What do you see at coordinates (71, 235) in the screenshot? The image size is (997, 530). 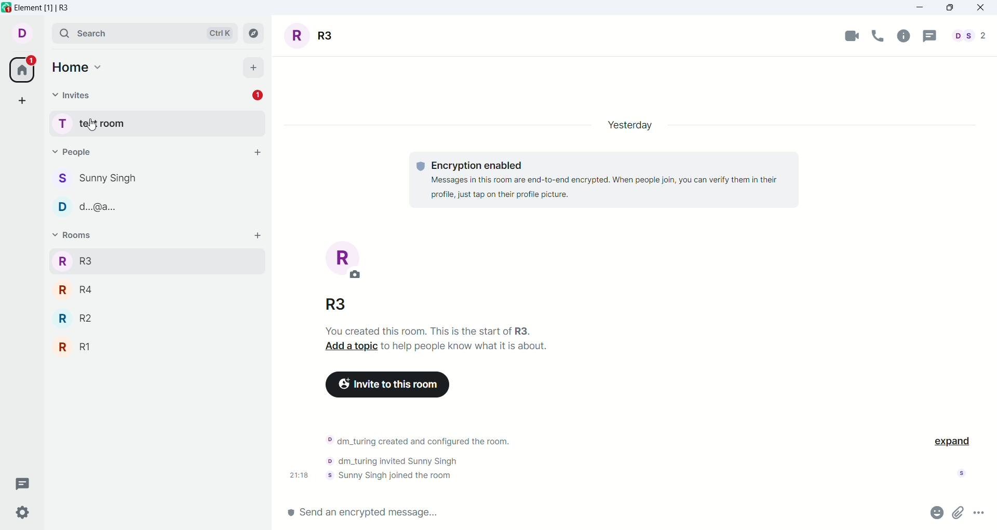 I see `rooms` at bounding box center [71, 235].